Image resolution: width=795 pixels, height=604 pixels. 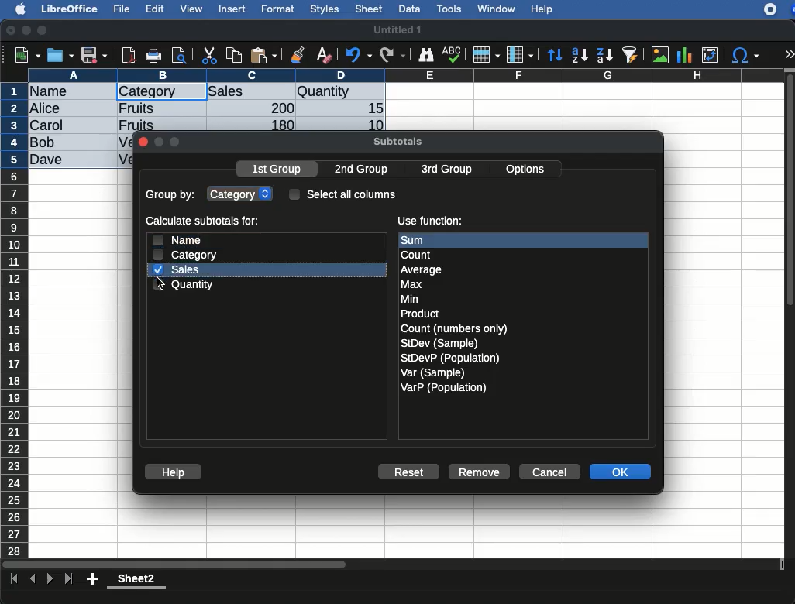 What do you see at coordinates (485, 55) in the screenshot?
I see `row` at bounding box center [485, 55].